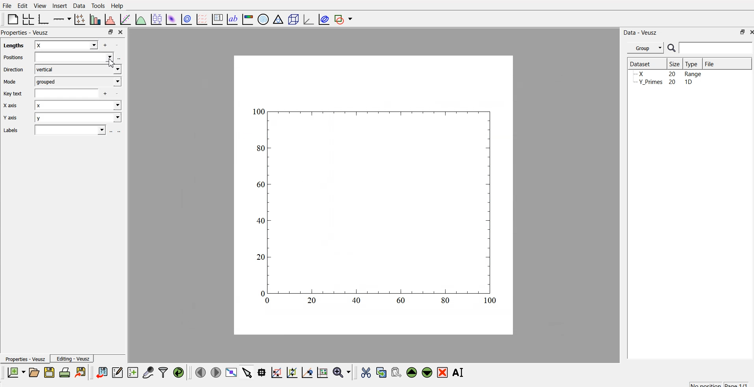  Describe the element at coordinates (59, 58) in the screenshot. I see `Positions` at that location.